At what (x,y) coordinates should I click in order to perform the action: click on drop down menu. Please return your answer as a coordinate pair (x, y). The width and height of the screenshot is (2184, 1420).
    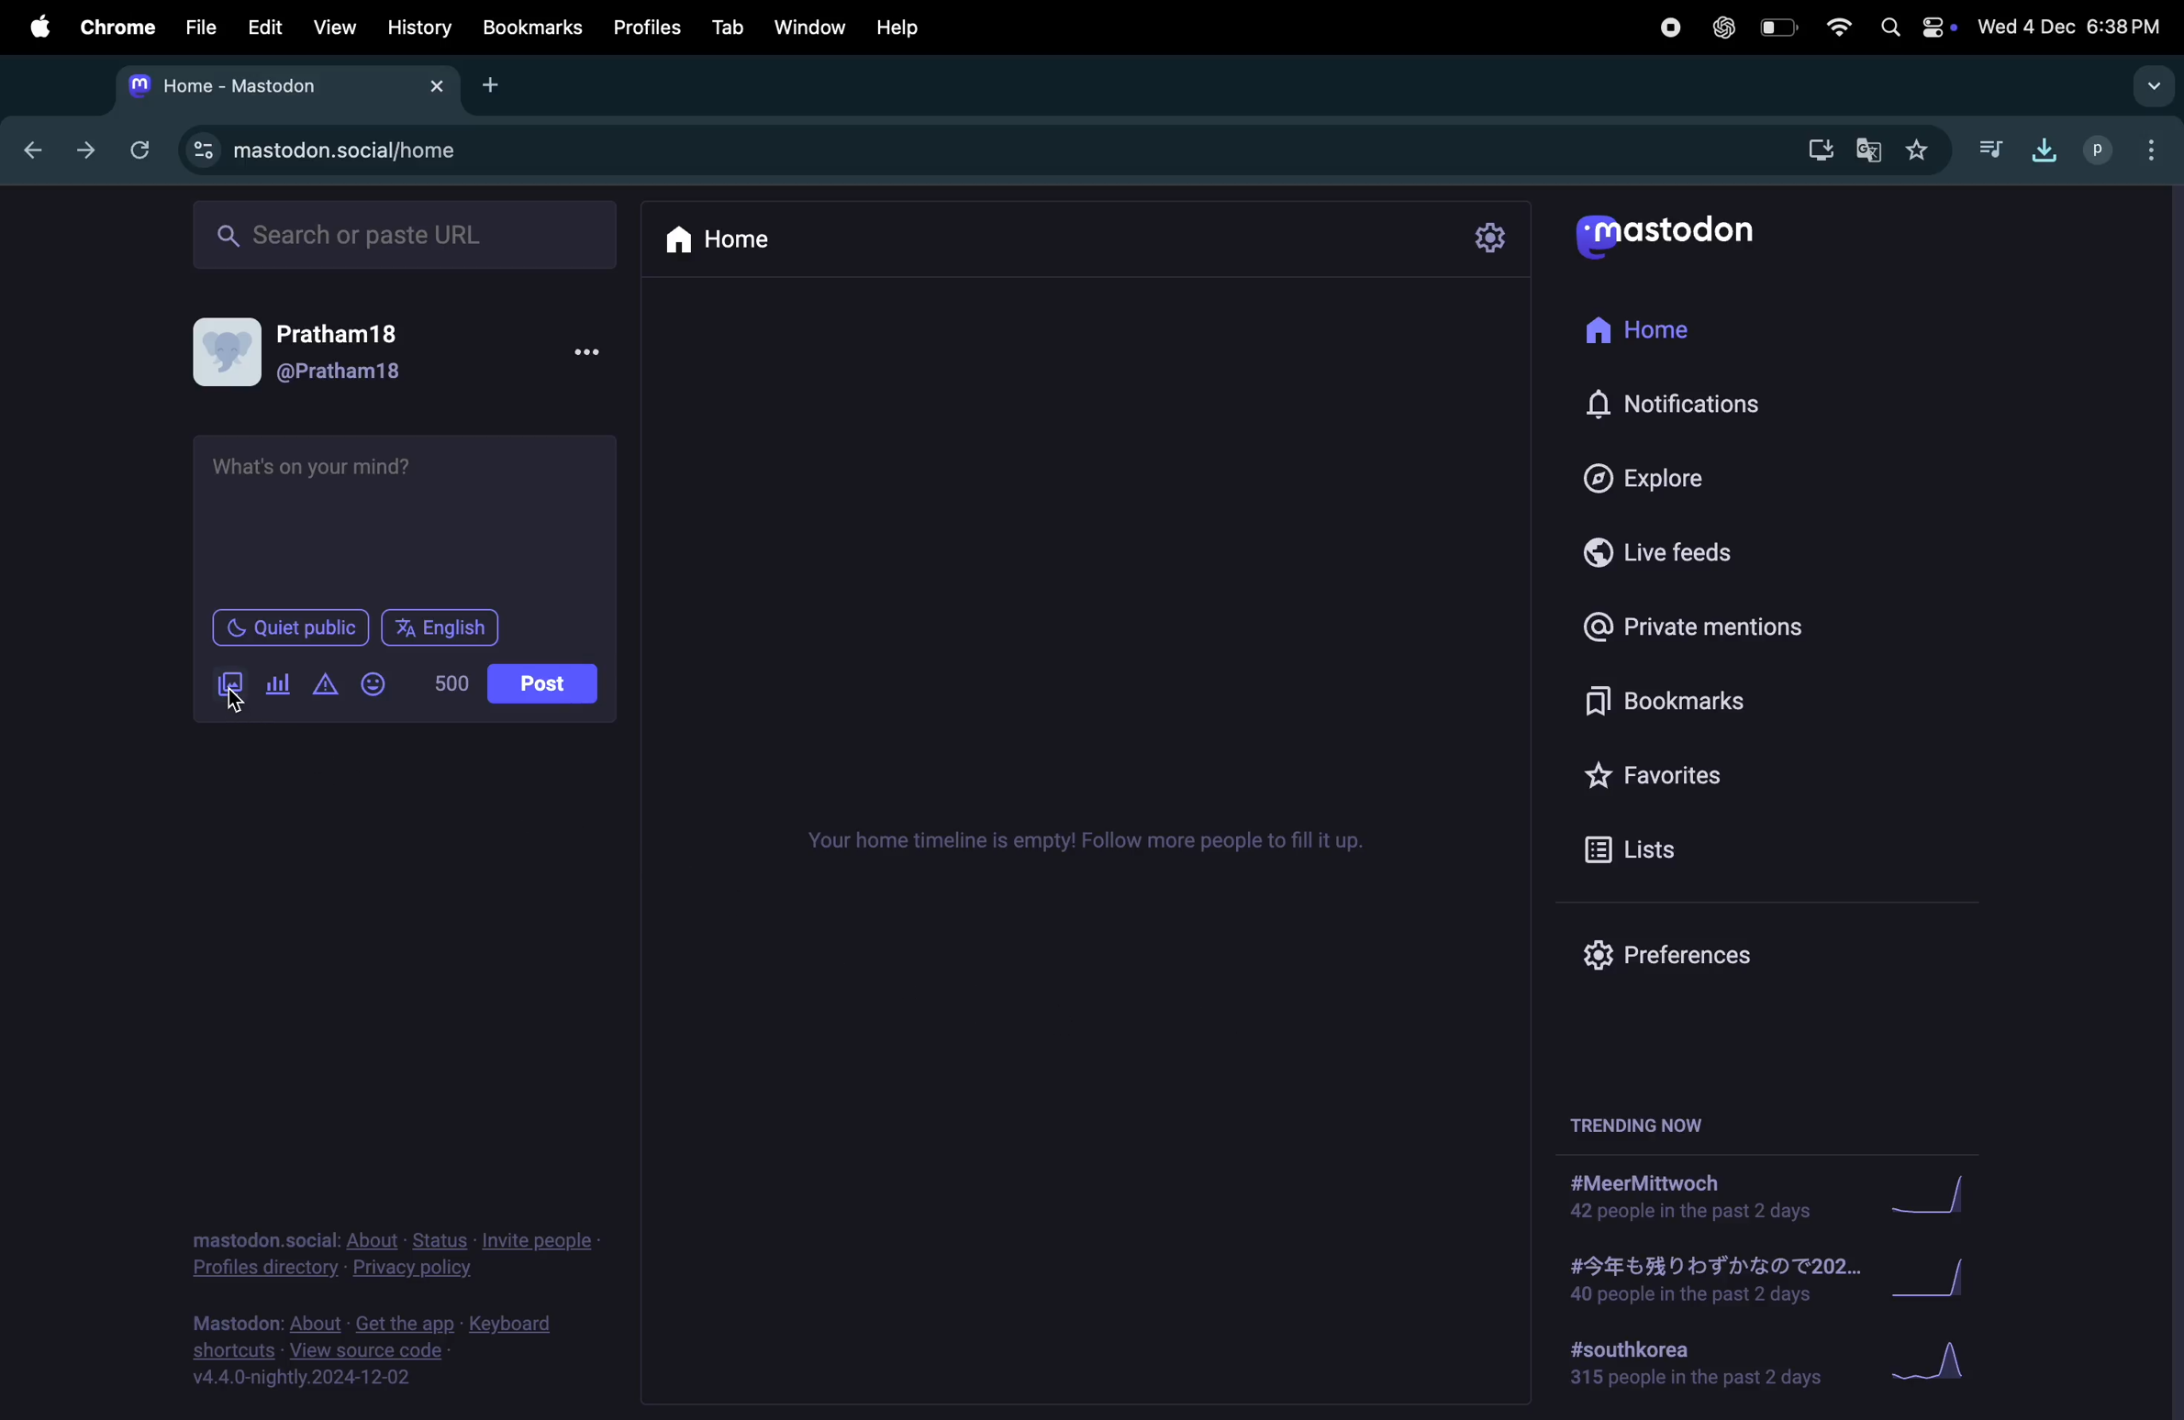
    Looking at the image, I should click on (2156, 86).